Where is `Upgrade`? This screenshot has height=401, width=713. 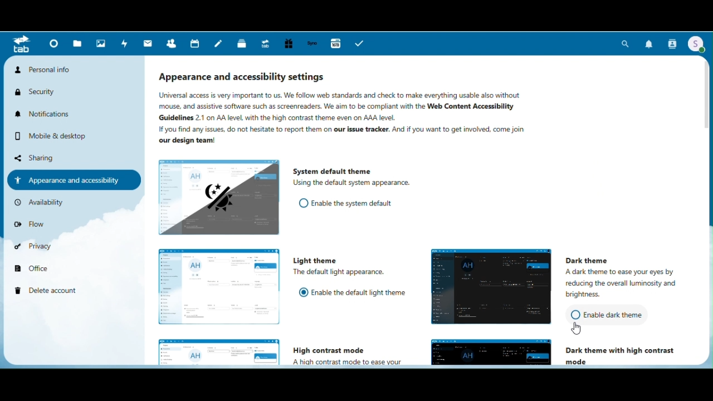
Upgrade is located at coordinates (267, 44).